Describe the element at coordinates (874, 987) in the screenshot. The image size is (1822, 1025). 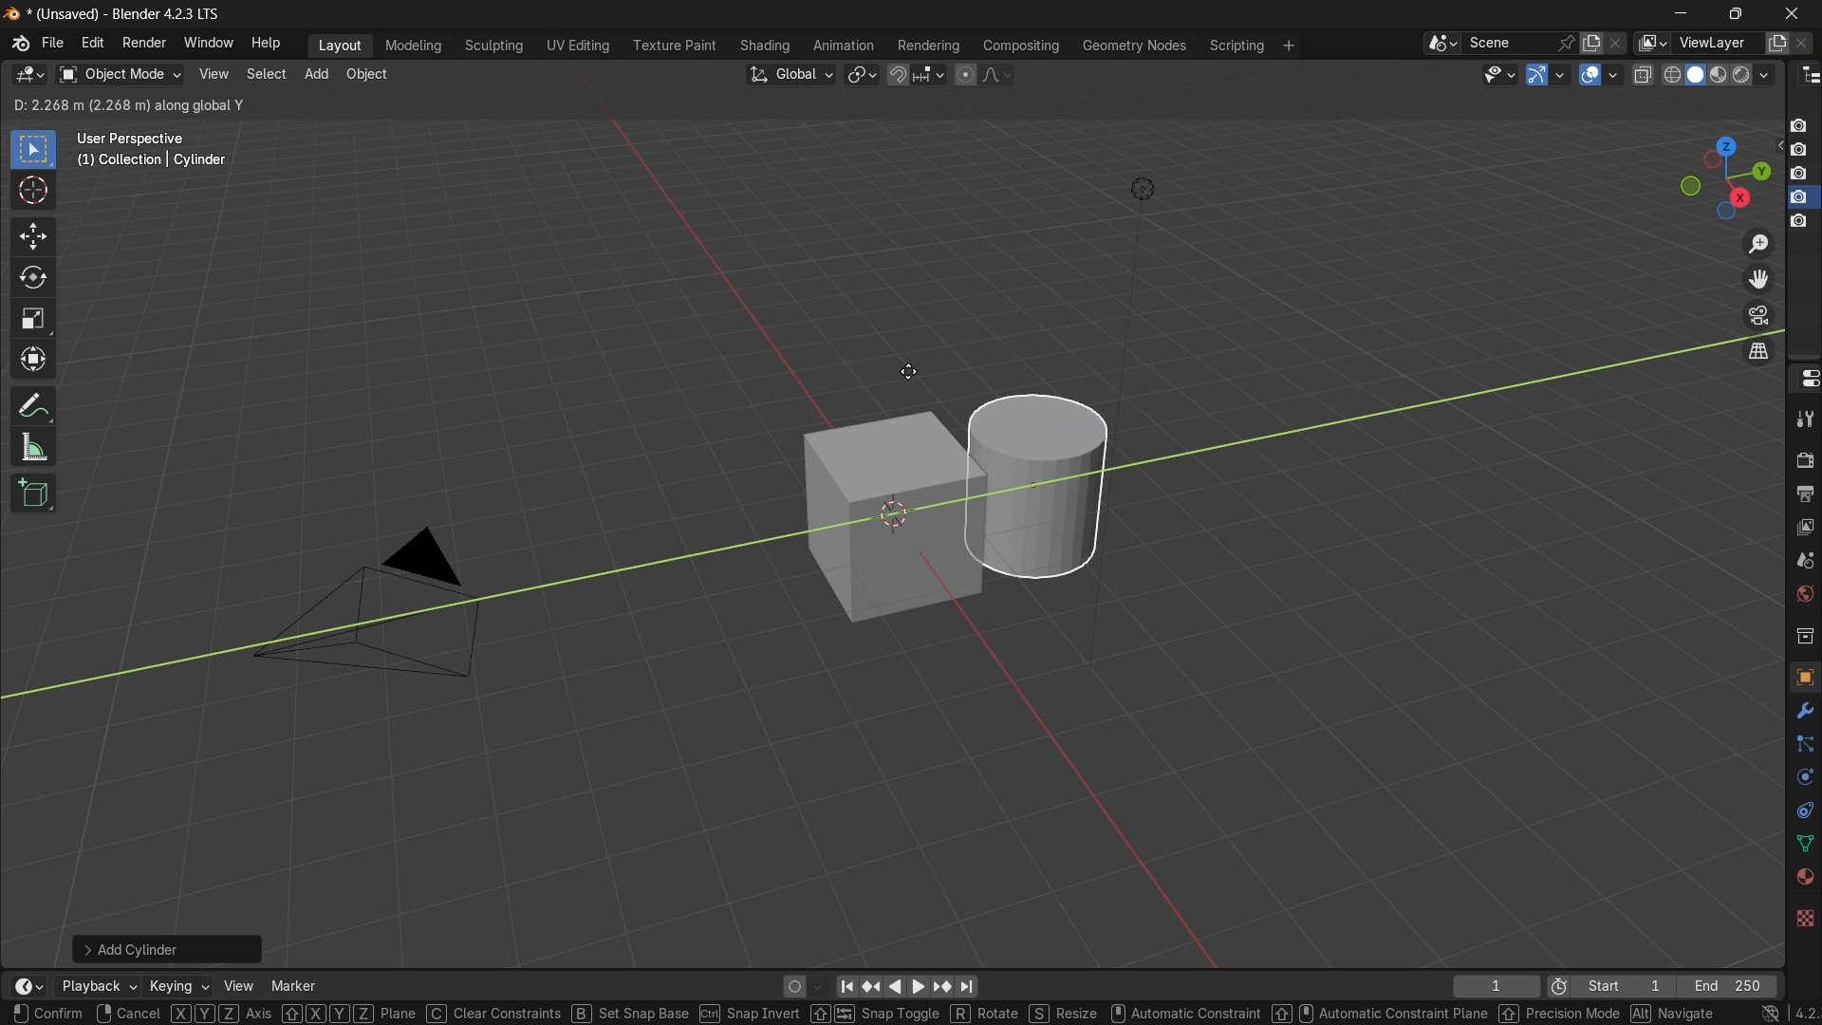
I see `reset` at that location.